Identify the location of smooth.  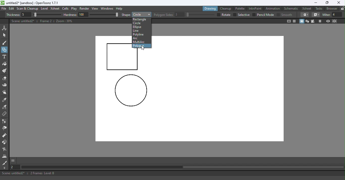
(287, 15).